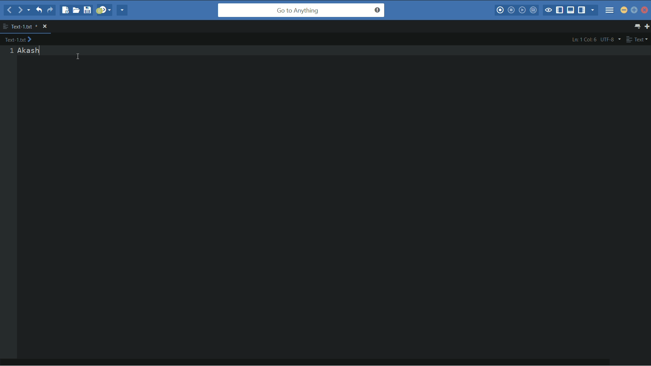 Image resolution: width=651 pixels, height=366 pixels. I want to click on new tab, so click(647, 26).